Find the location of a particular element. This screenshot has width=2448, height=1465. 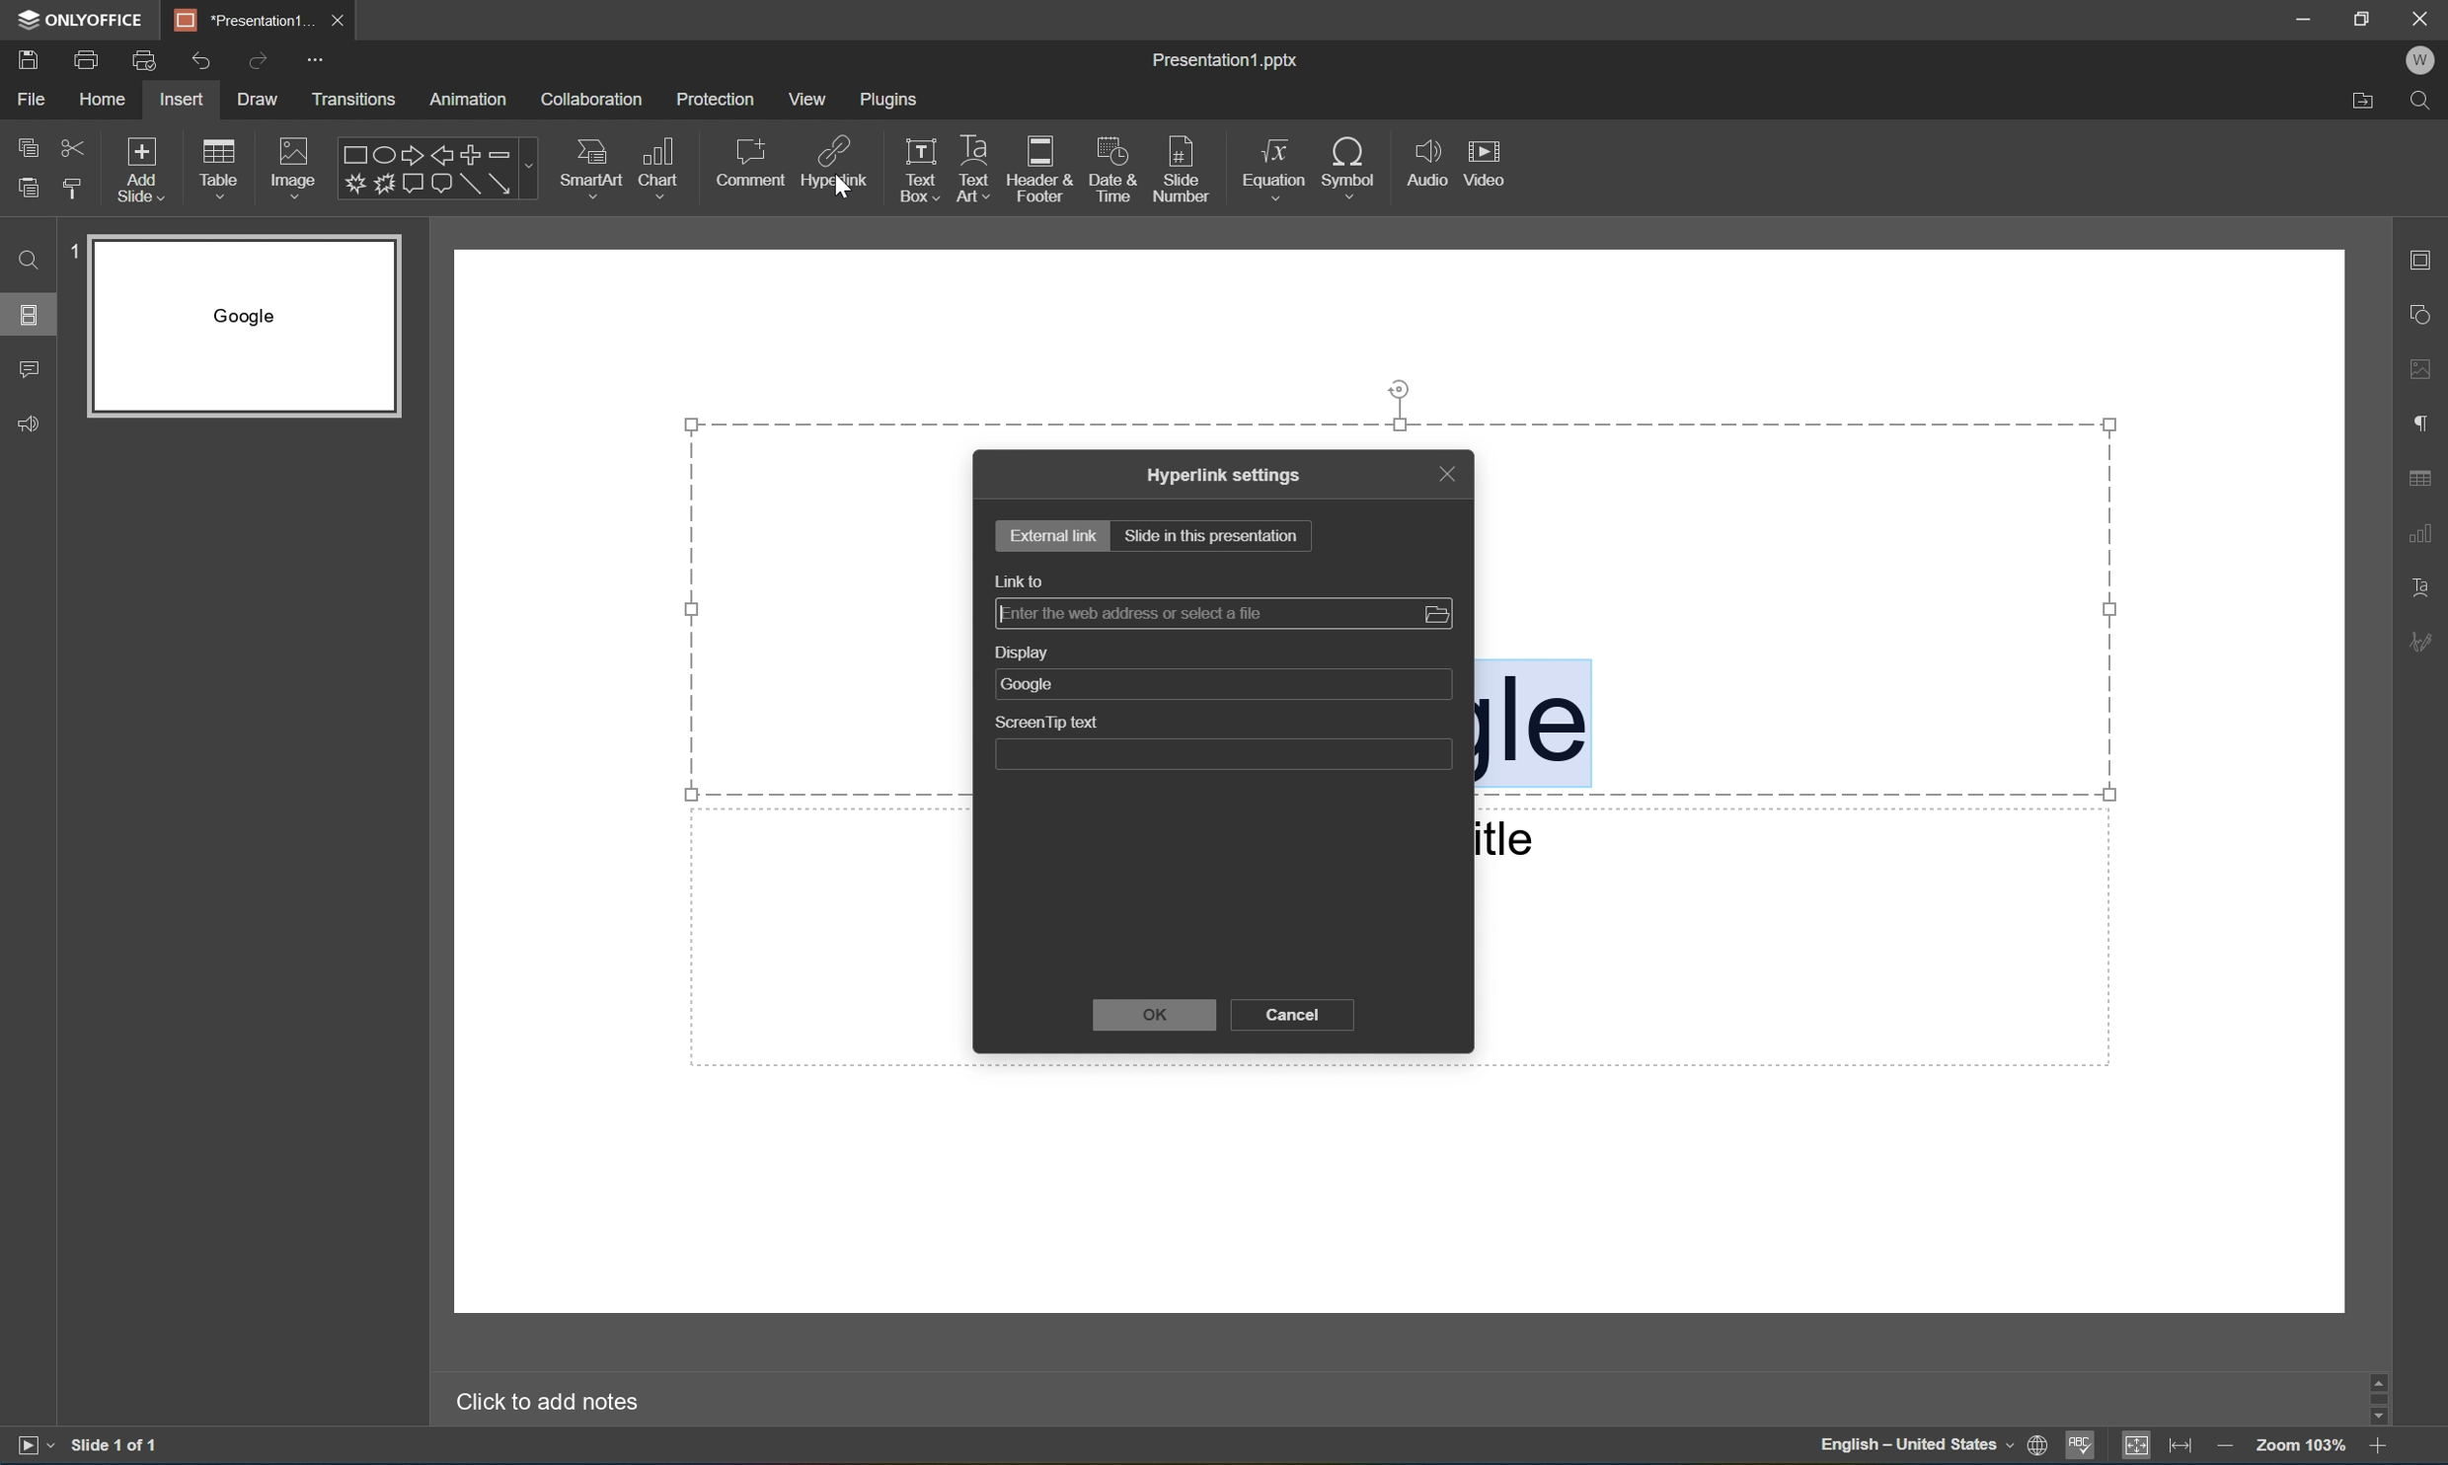

Save is located at coordinates (27, 60).